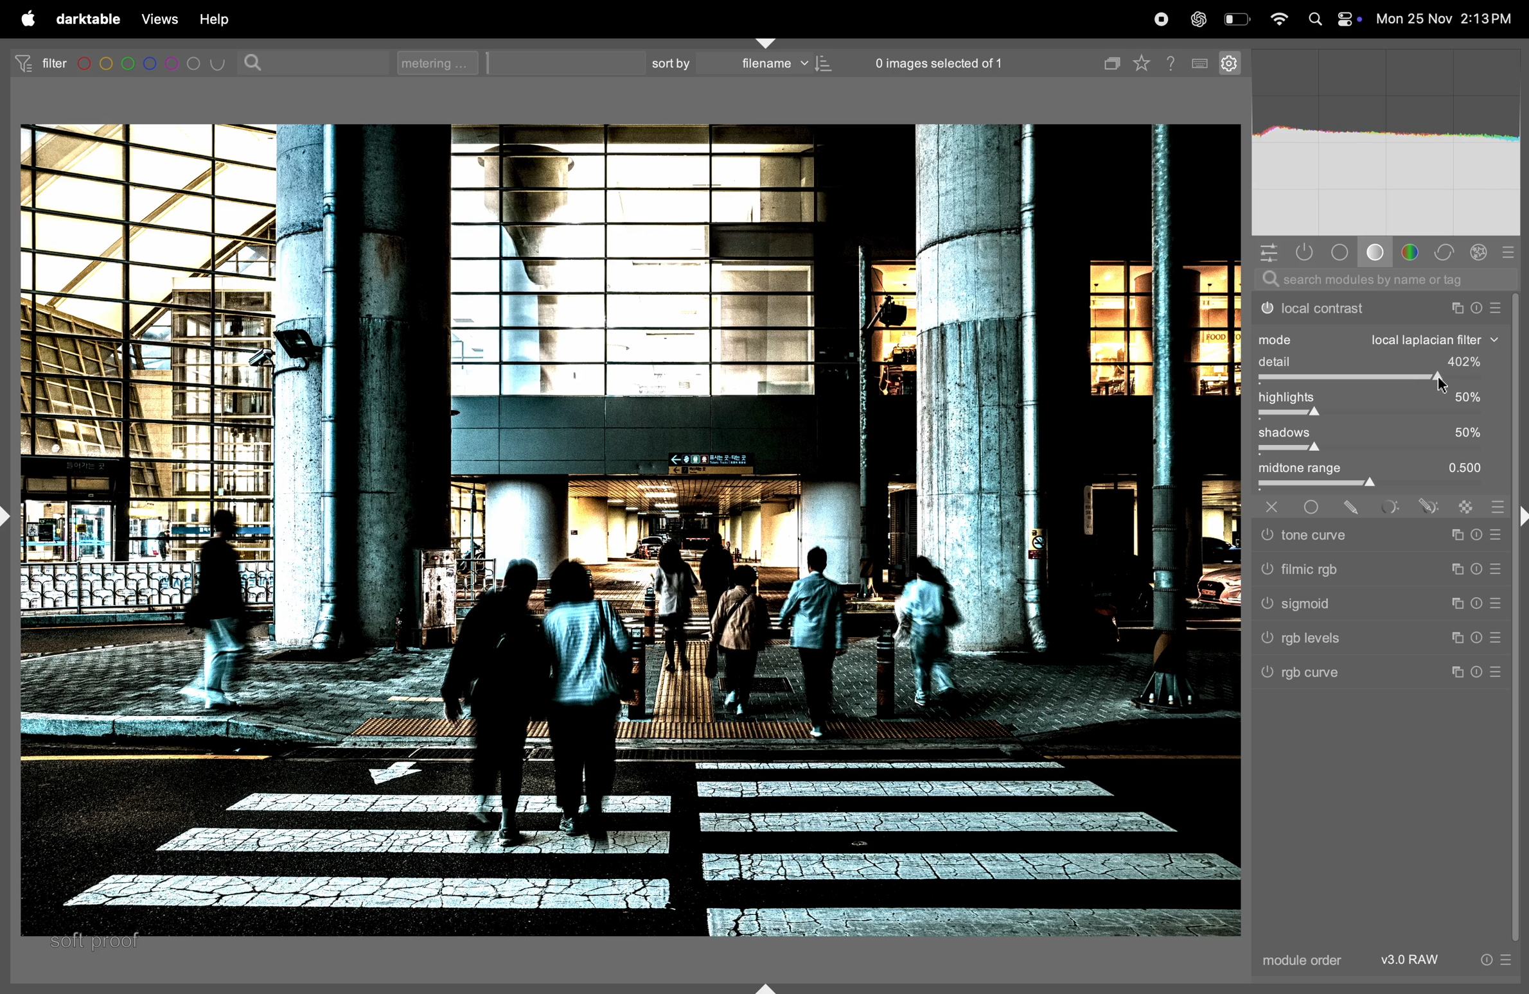 The width and height of the screenshot is (1529, 994). I want to click on sort, so click(667, 63).